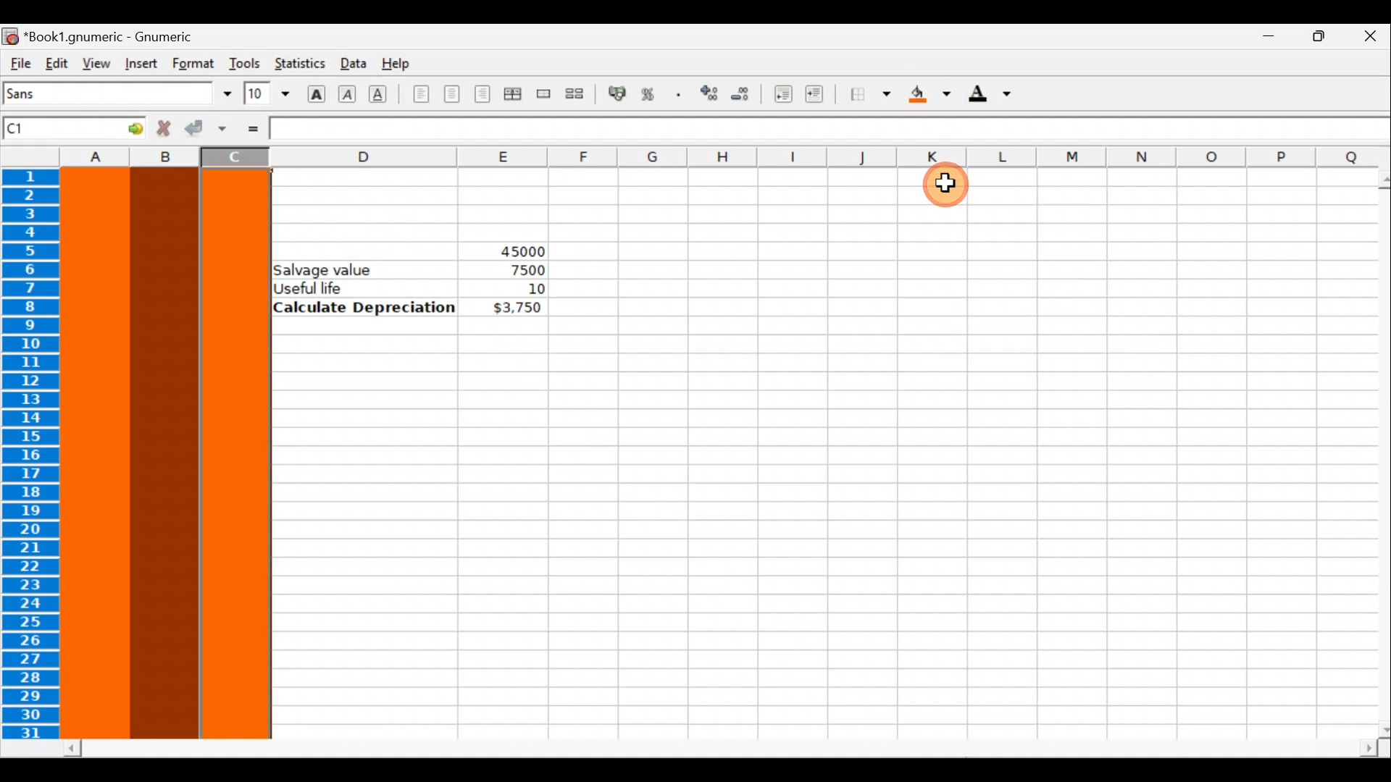  Describe the element at coordinates (367, 287) in the screenshot. I see `Useful life` at that location.